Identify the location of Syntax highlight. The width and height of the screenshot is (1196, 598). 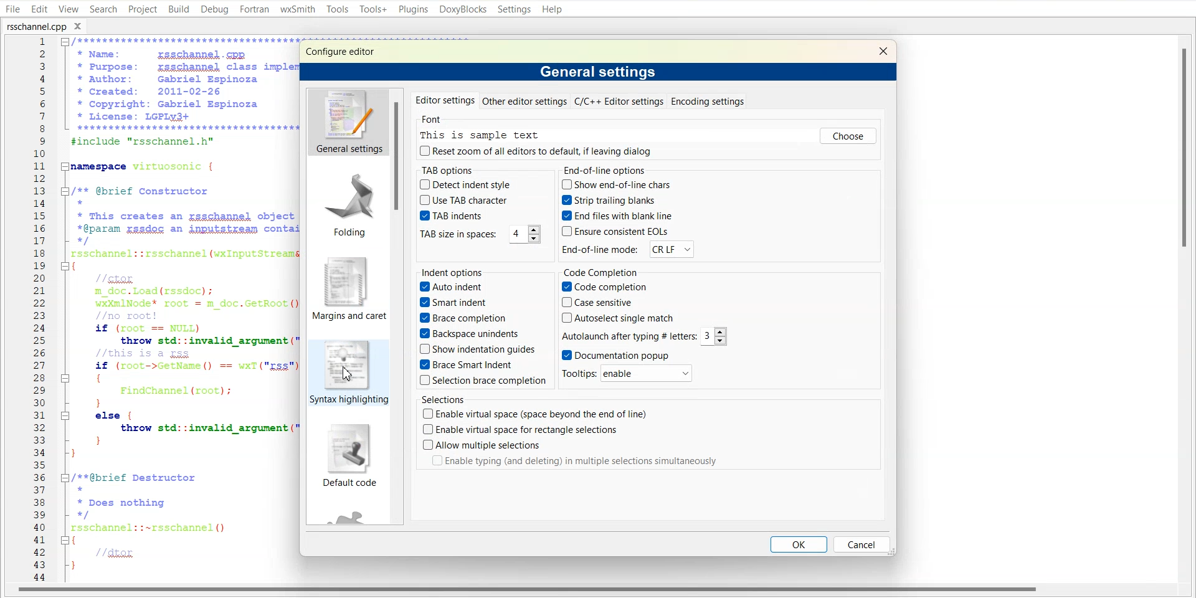
(347, 373).